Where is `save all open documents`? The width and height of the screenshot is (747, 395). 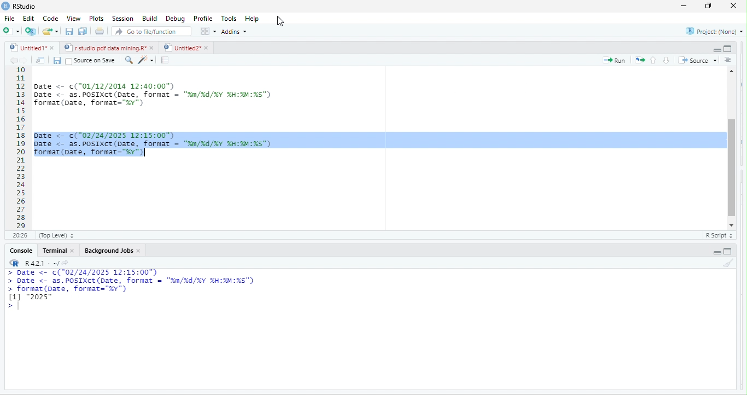
save all open documents is located at coordinates (82, 31).